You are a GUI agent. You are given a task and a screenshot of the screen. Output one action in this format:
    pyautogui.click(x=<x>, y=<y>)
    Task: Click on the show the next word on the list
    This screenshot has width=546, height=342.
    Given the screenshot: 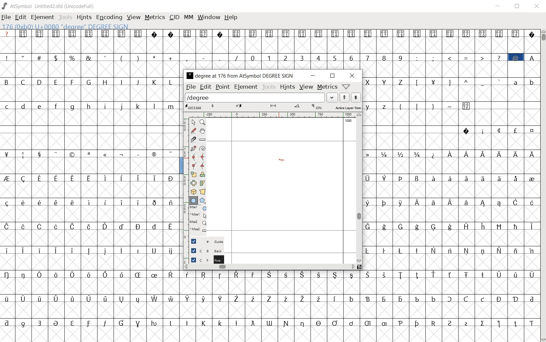 What is the action you would take?
    pyautogui.click(x=344, y=97)
    